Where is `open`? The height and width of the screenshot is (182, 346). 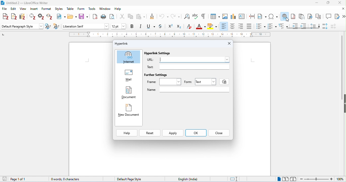
open is located at coordinates (72, 16).